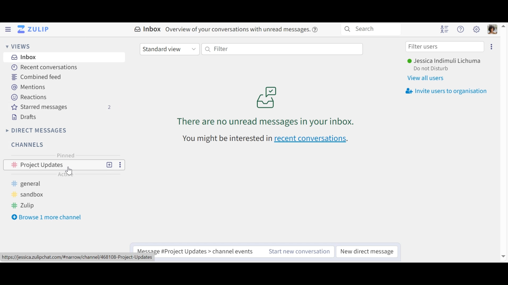 The width and height of the screenshot is (508, 285). Describe the element at coordinates (447, 91) in the screenshot. I see `Invite users to oraginsation` at that location.